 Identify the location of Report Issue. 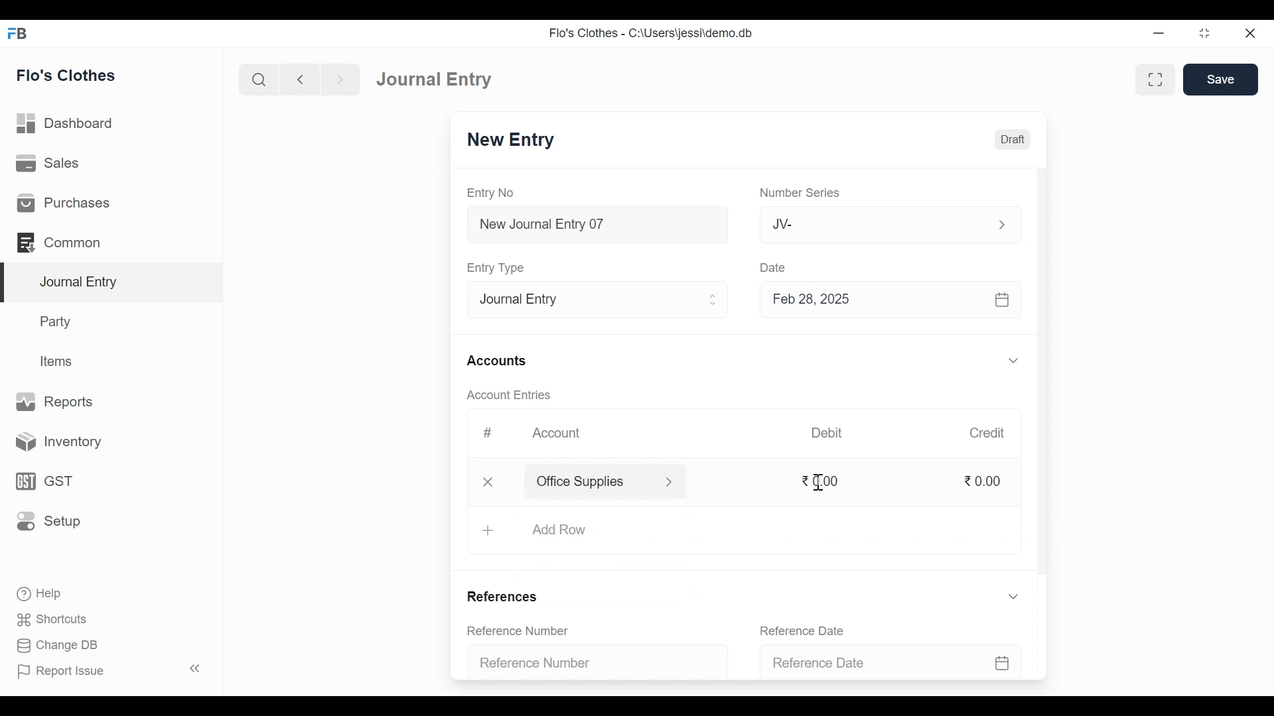
(60, 670).